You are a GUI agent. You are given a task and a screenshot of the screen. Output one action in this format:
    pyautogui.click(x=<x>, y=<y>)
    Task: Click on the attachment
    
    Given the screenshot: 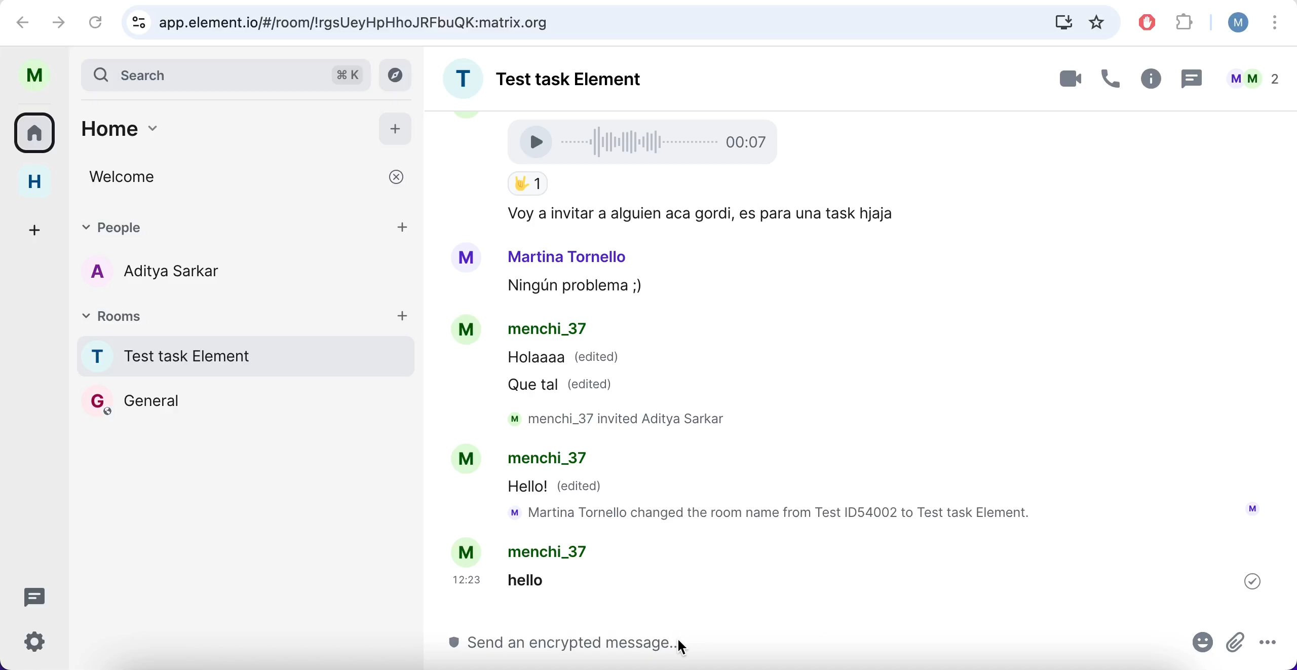 What is the action you would take?
    pyautogui.click(x=1235, y=641)
    